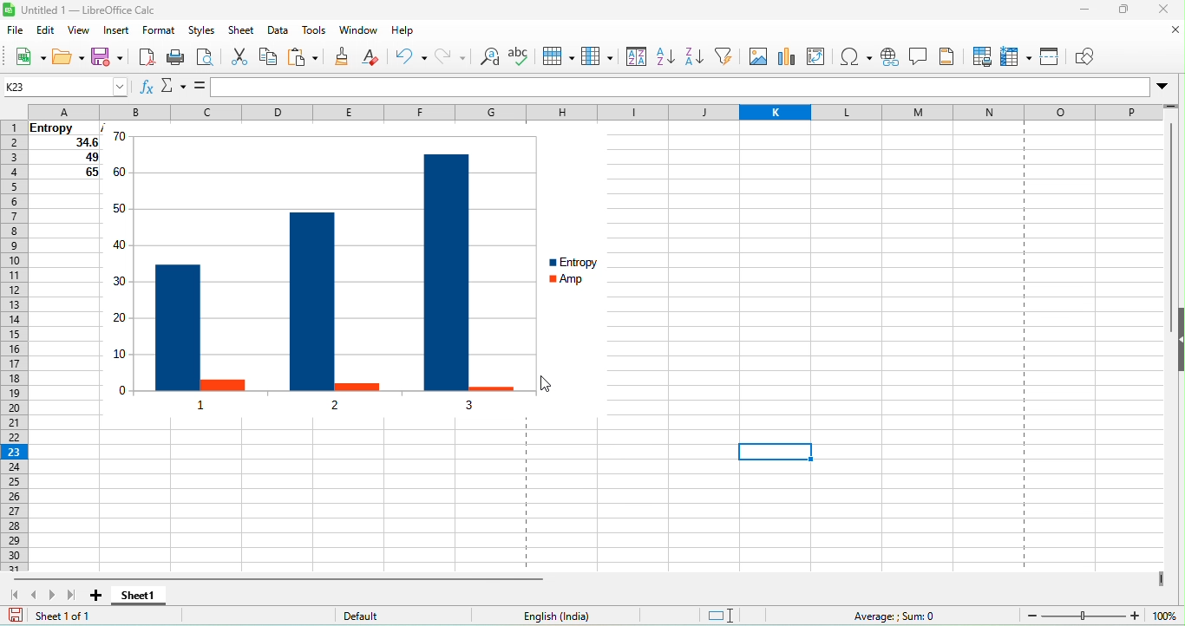  I want to click on height, so click(1177, 341).